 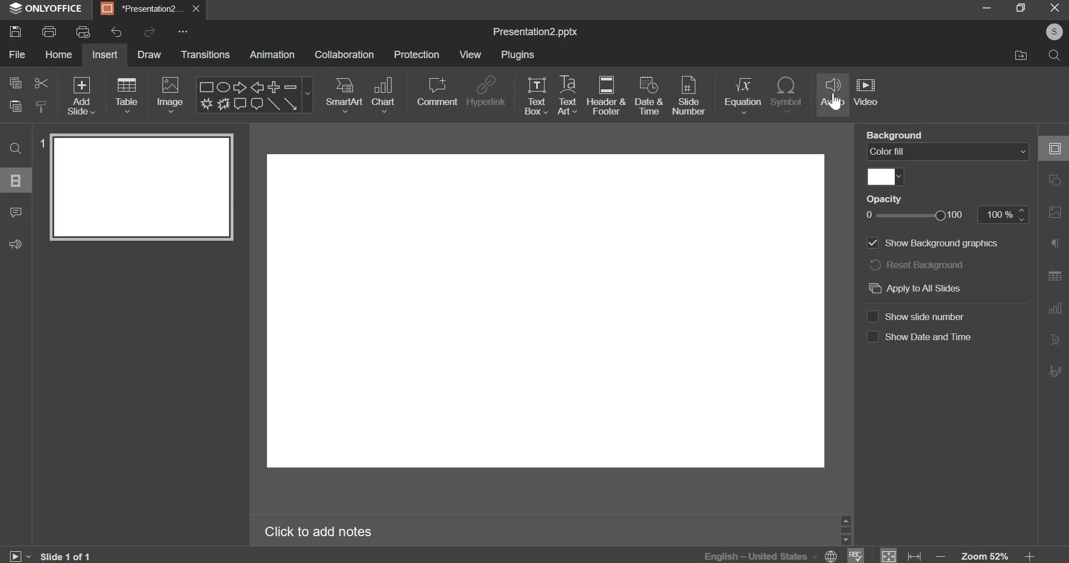 What do you see at coordinates (985, 10) in the screenshot?
I see `minimize` at bounding box center [985, 10].